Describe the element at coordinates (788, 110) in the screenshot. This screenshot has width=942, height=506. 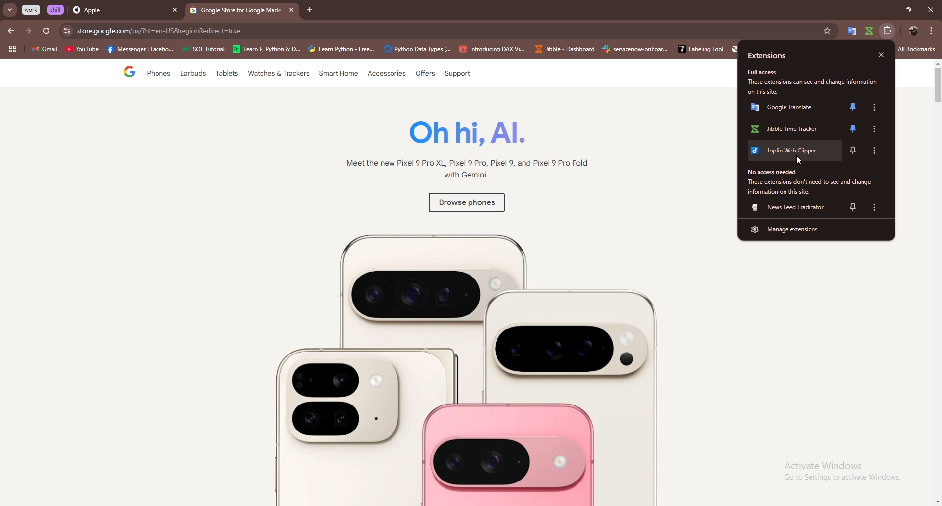
I see `Google Translate:` at that location.